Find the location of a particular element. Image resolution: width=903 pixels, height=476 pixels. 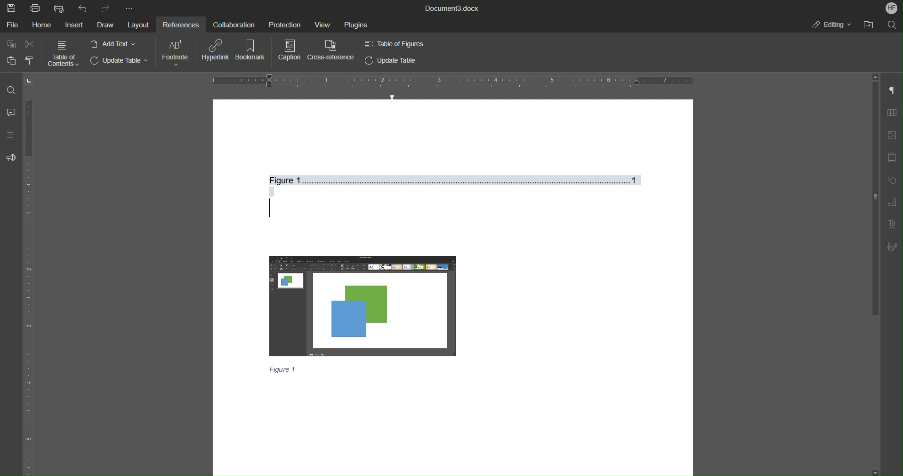

Table of Figures is located at coordinates (394, 43).